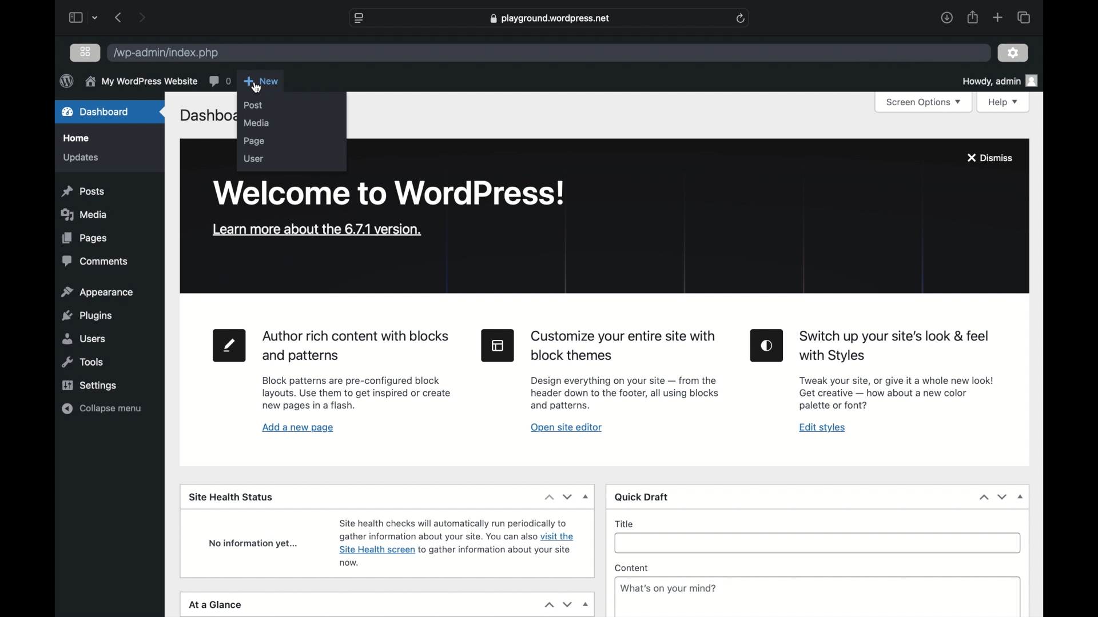  Describe the element at coordinates (257, 87) in the screenshot. I see `cursor` at that location.